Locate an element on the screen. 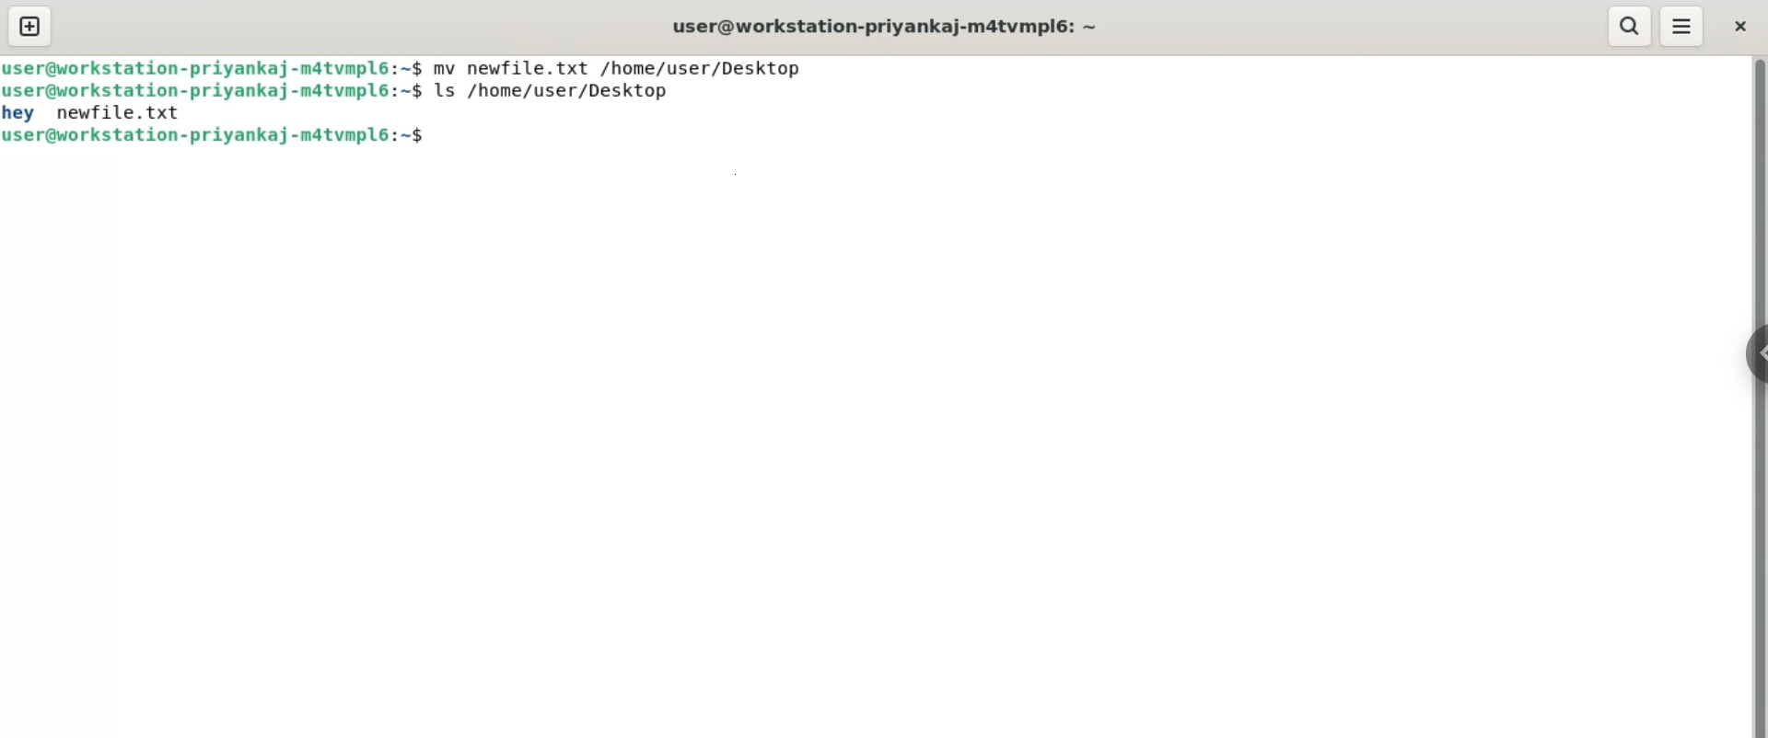 This screenshot has height=738, width=1768. hey is located at coordinates (18, 113).